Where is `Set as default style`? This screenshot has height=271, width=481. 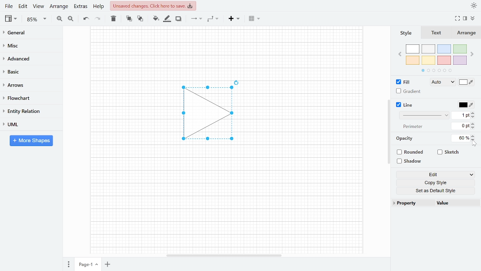
Set as default style is located at coordinates (437, 190).